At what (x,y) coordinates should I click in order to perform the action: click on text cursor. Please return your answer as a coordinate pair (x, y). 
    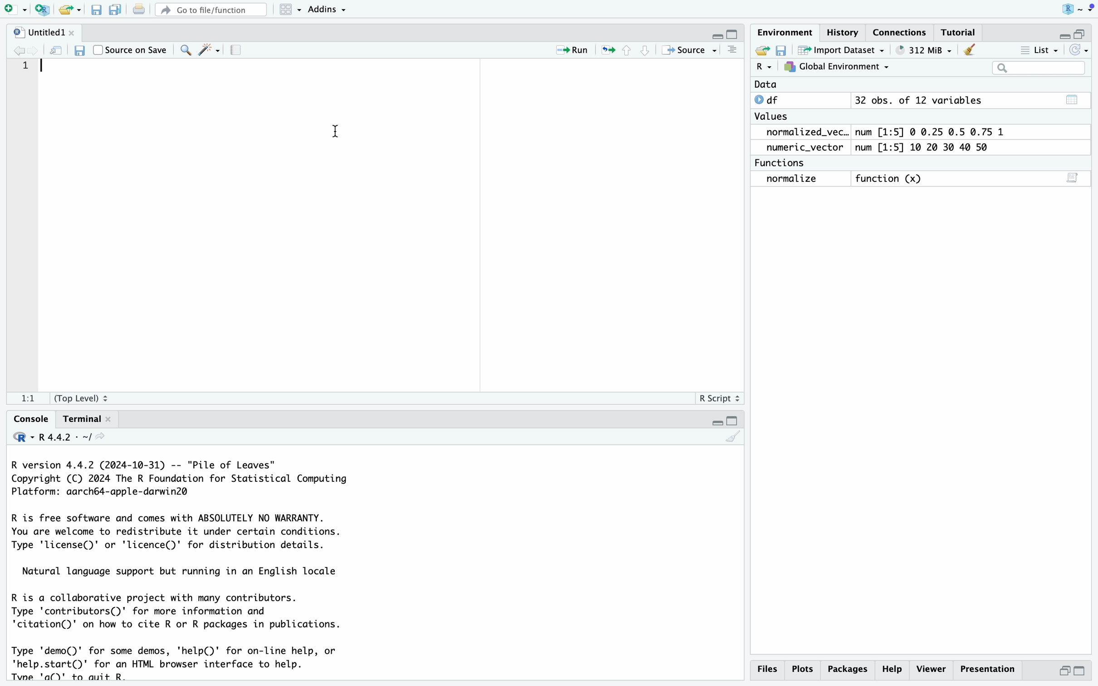
    Looking at the image, I should click on (337, 133).